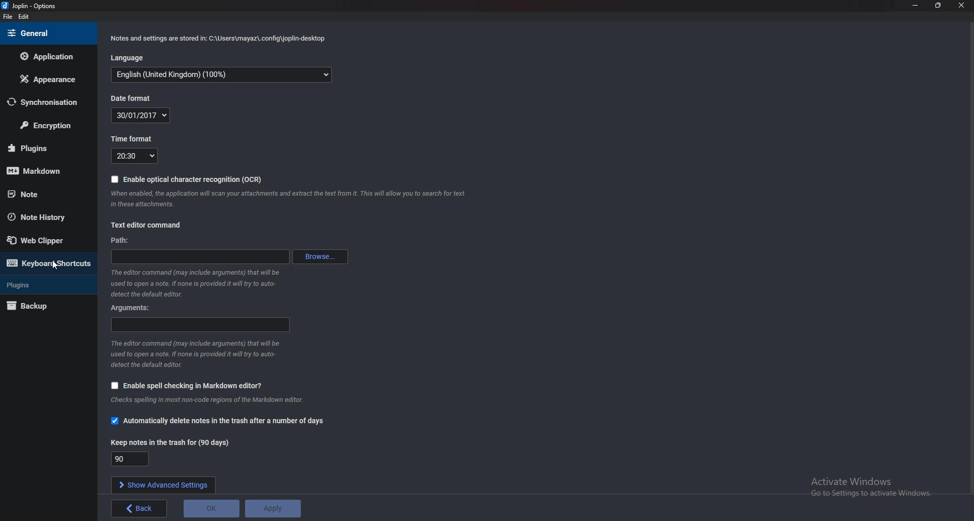 The image size is (974, 521). What do you see at coordinates (42, 194) in the screenshot?
I see `note` at bounding box center [42, 194].